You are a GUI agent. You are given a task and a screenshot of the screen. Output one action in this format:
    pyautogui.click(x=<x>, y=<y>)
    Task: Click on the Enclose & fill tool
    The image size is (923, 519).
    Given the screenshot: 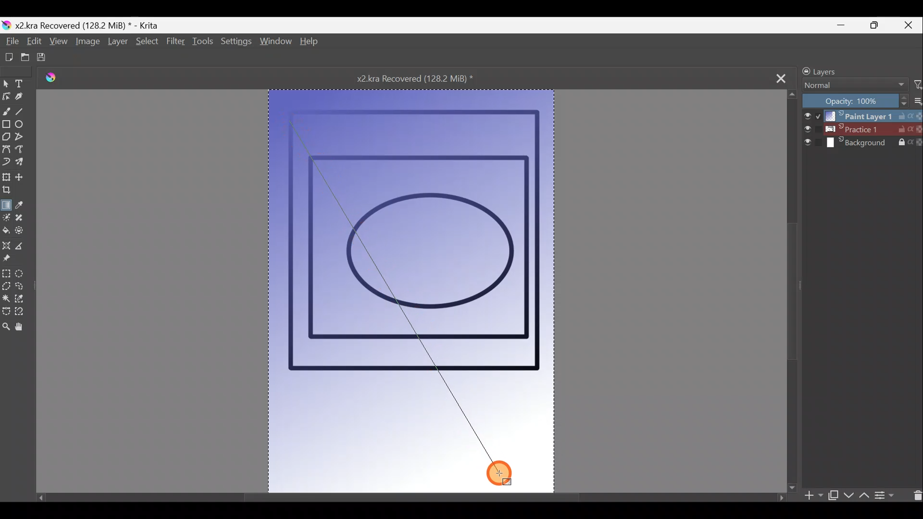 What is the action you would take?
    pyautogui.click(x=25, y=233)
    